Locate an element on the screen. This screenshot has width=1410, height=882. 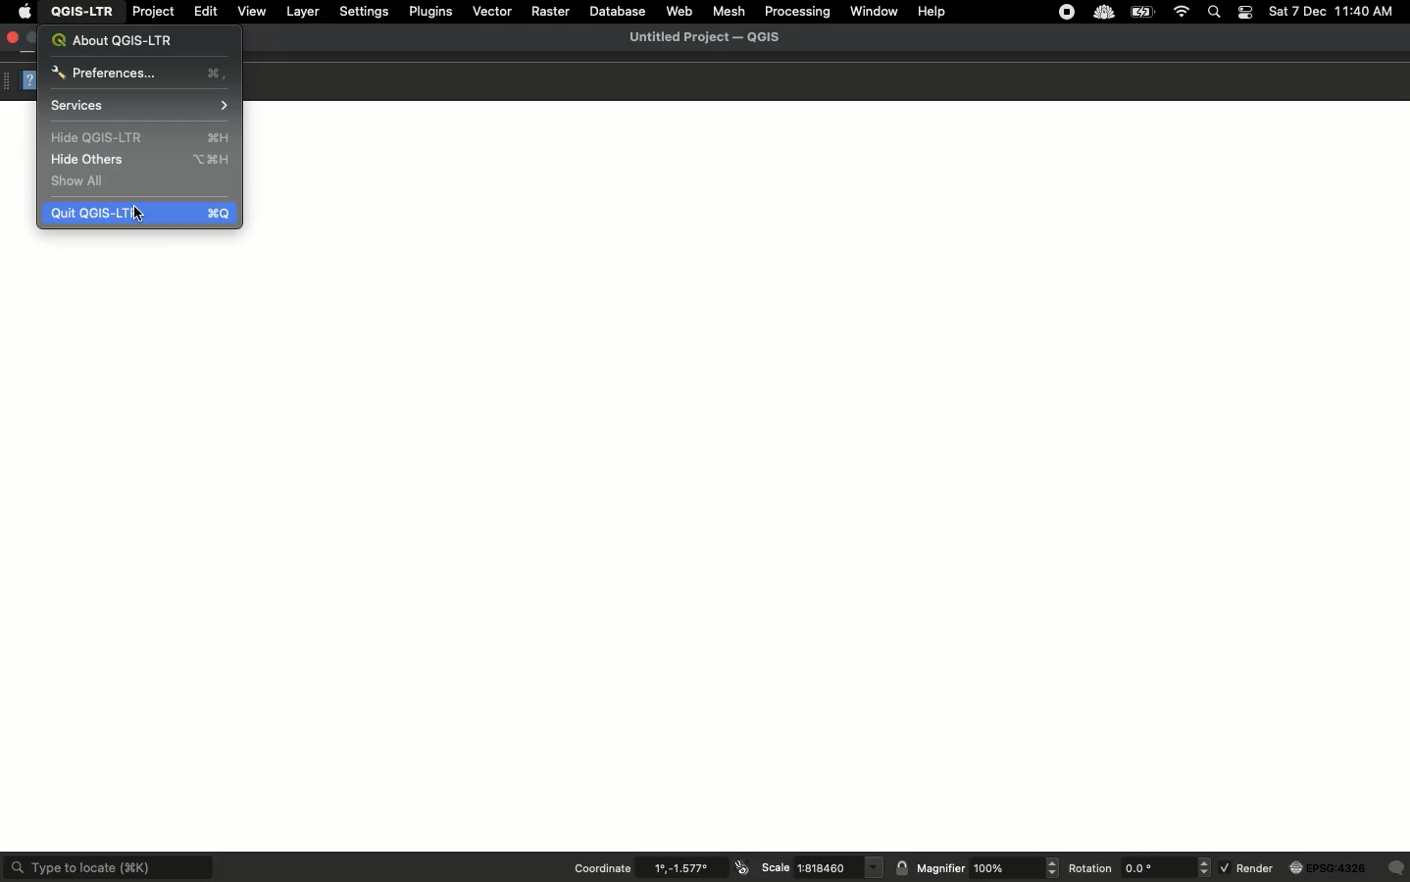
Preferences is located at coordinates (137, 73).